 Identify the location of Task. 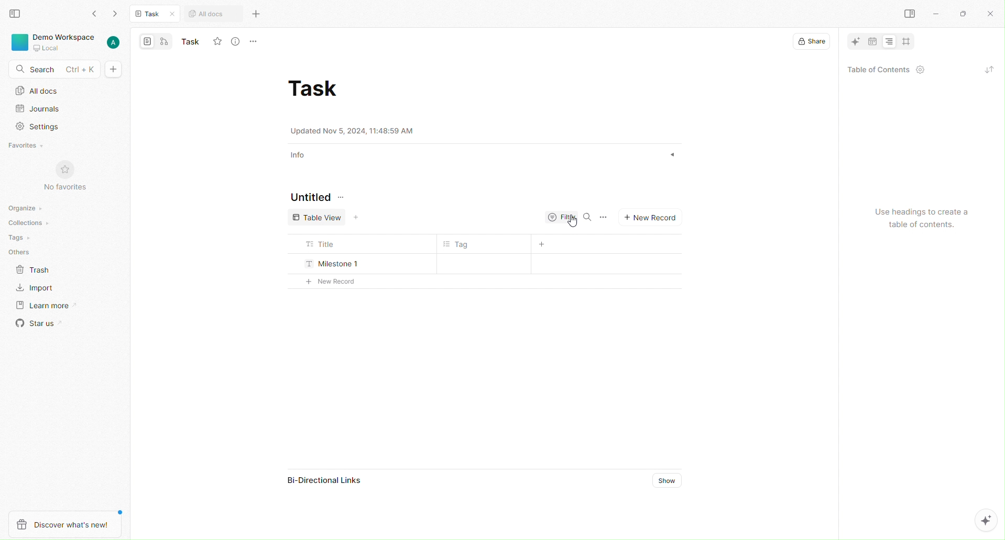
(152, 14).